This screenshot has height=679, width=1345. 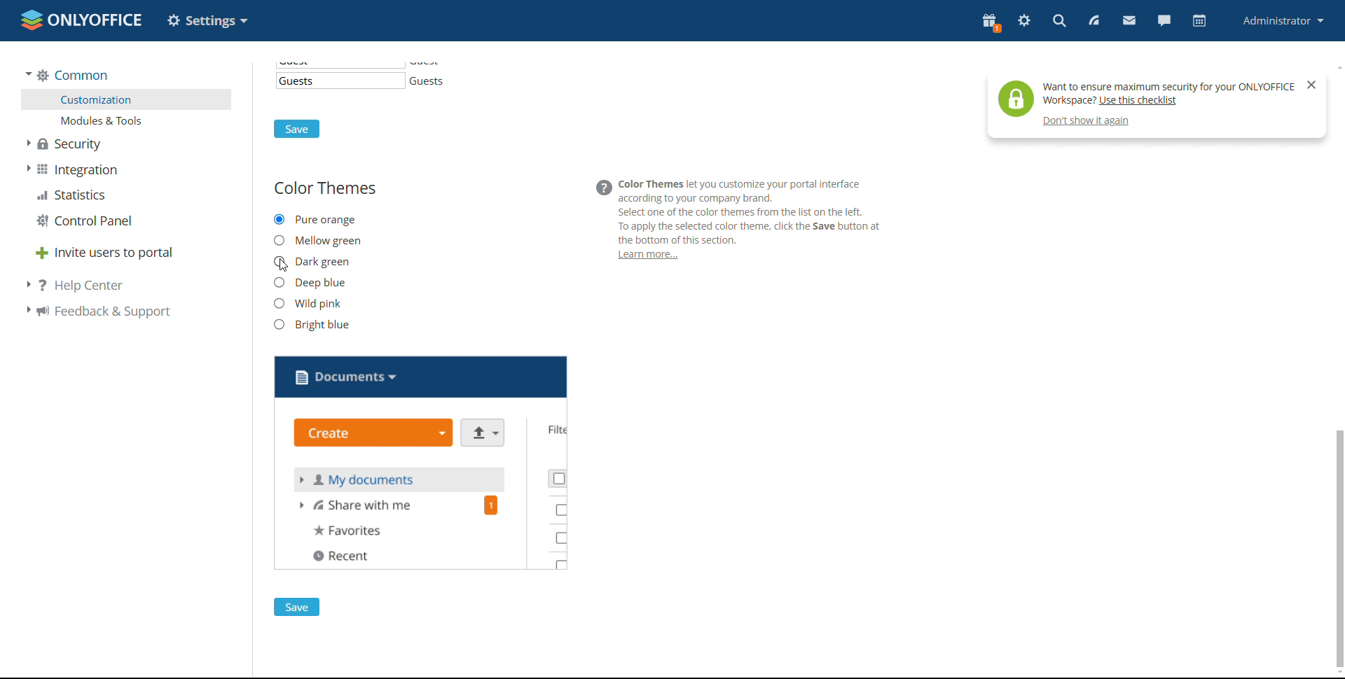 What do you see at coordinates (71, 170) in the screenshot?
I see `integration` at bounding box center [71, 170].